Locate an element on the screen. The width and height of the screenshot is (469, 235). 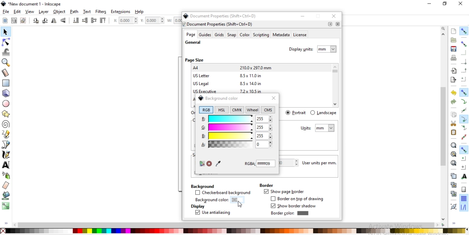
cursor is located at coordinates (240, 205).